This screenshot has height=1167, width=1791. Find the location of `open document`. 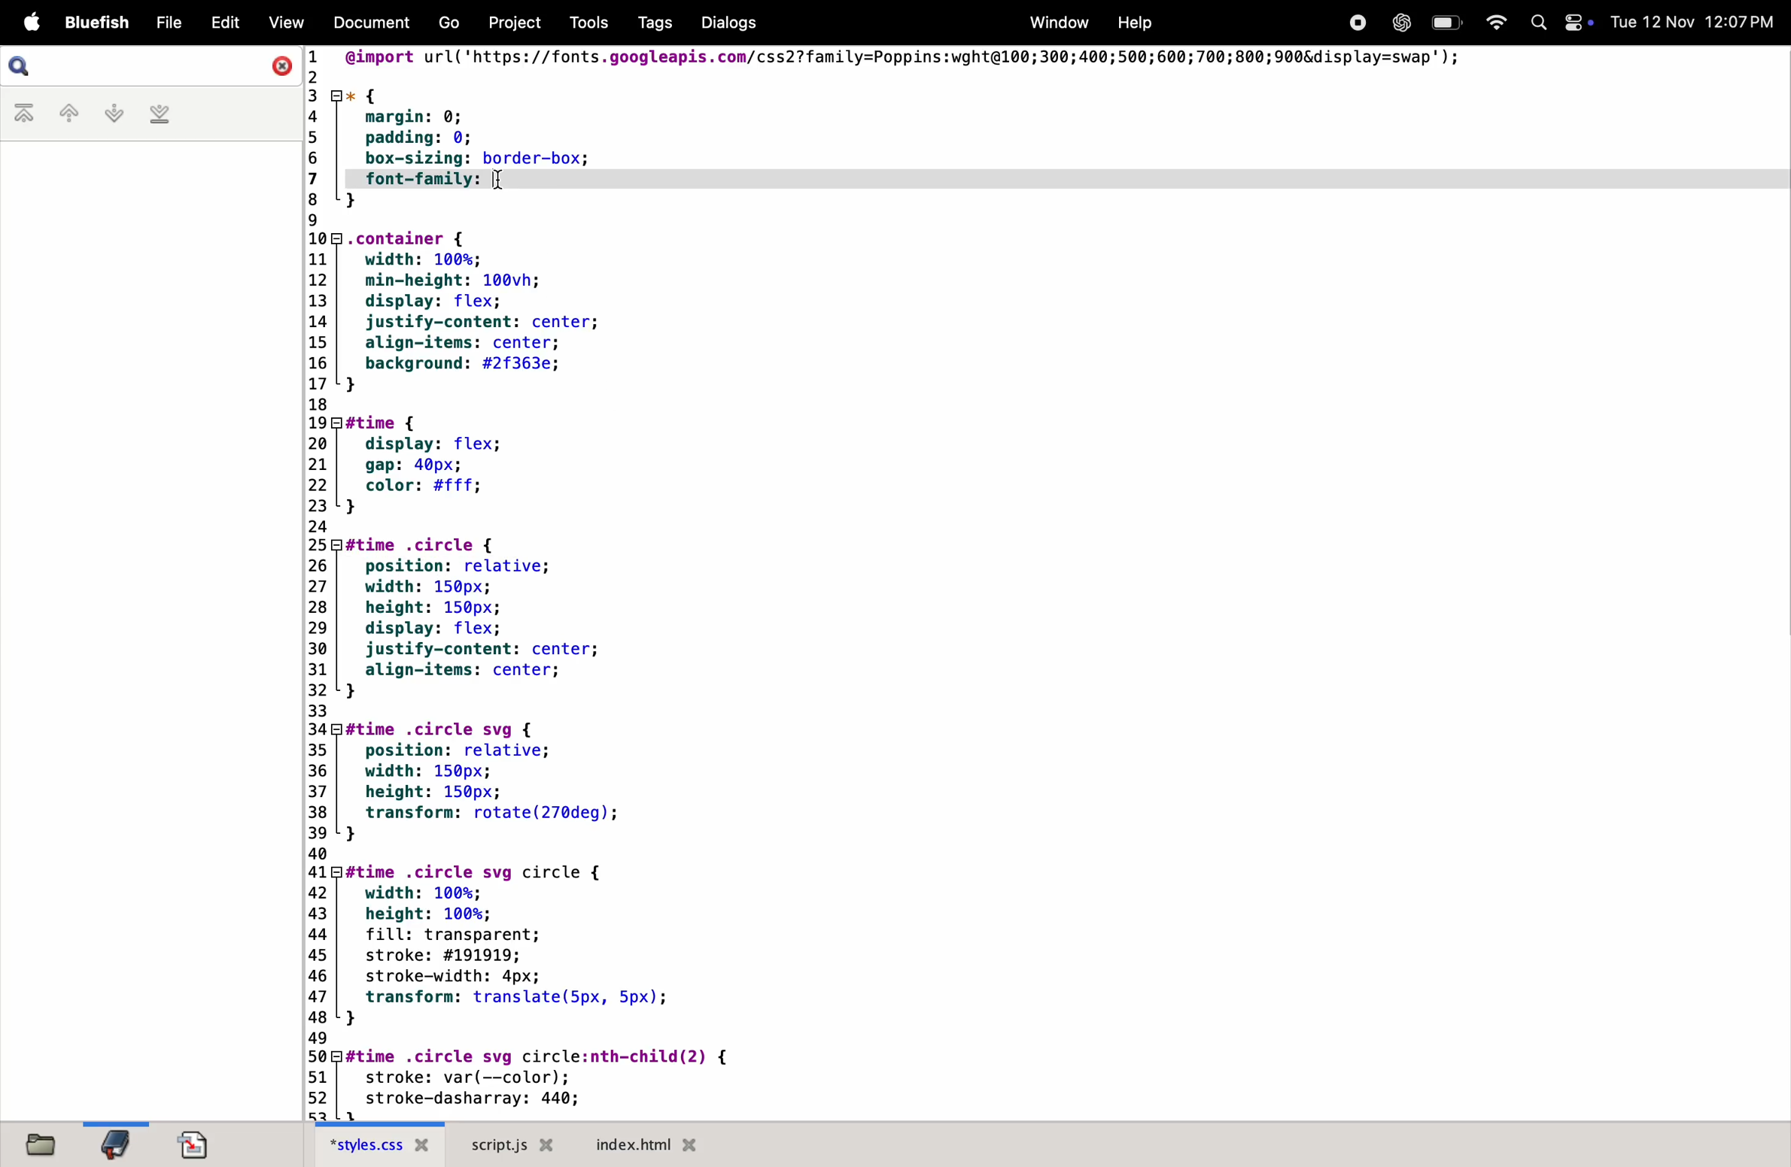

open document is located at coordinates (194, 1141).